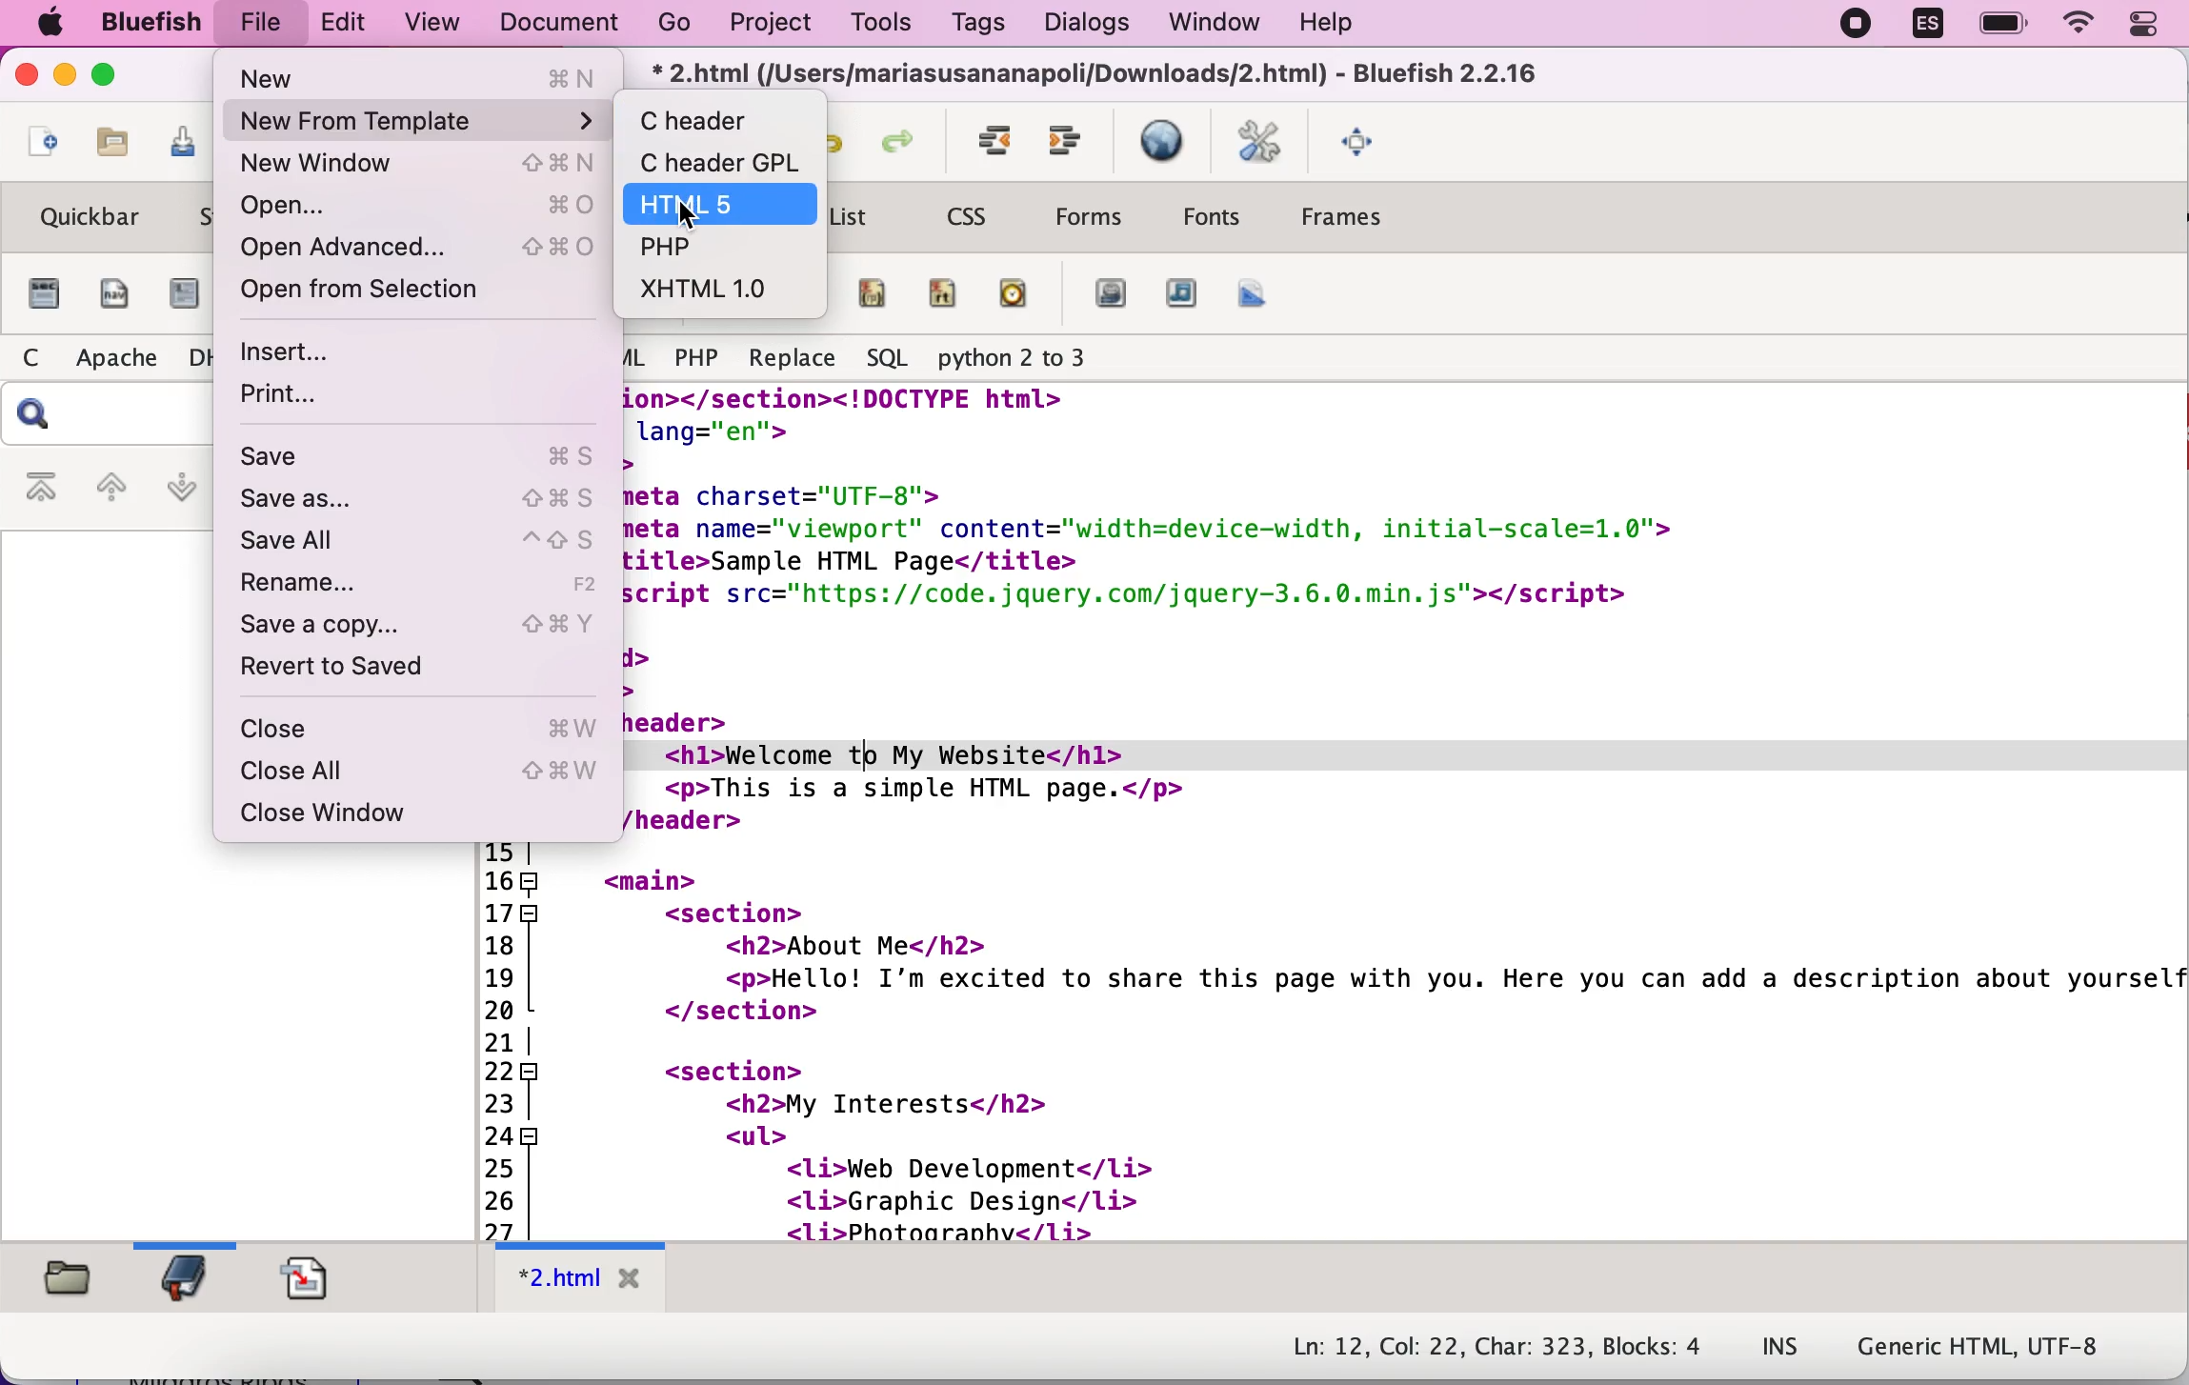  What do you see at coordinates (50, 22) in the screenshot?
I see `Apple icon` at bounding box center [50, 22].